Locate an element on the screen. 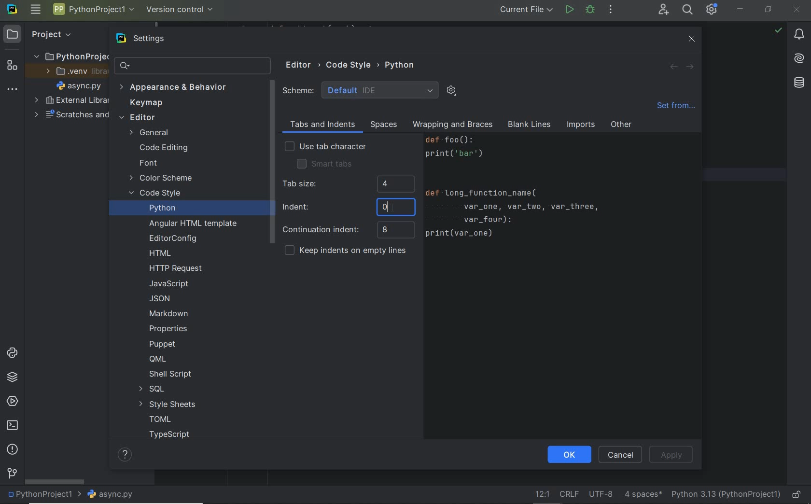 The height and width of the screenshot is (504, 811). forward is located at coordinates (688, 67).